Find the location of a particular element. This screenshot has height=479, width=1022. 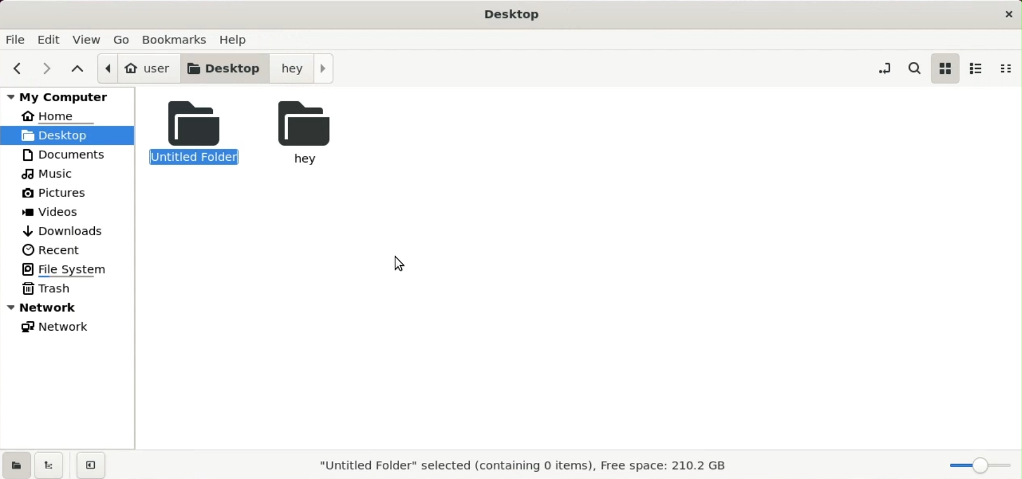

toggle loaction entry is located at coordinates (883, 69).